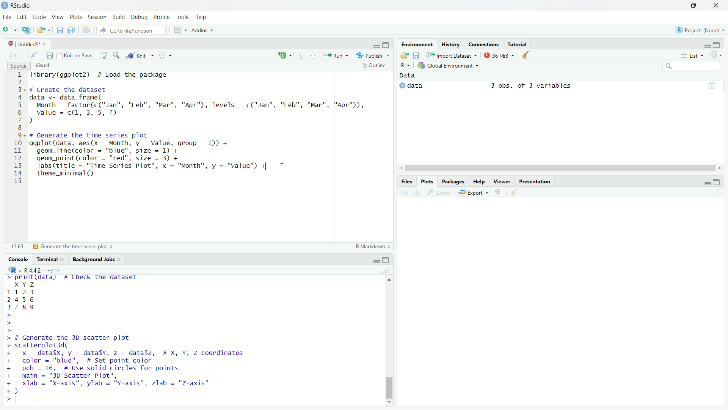  What do you see at coordinates (720, 44) in the screenshot?
I see `maximize` at bounding box center [720, 44].